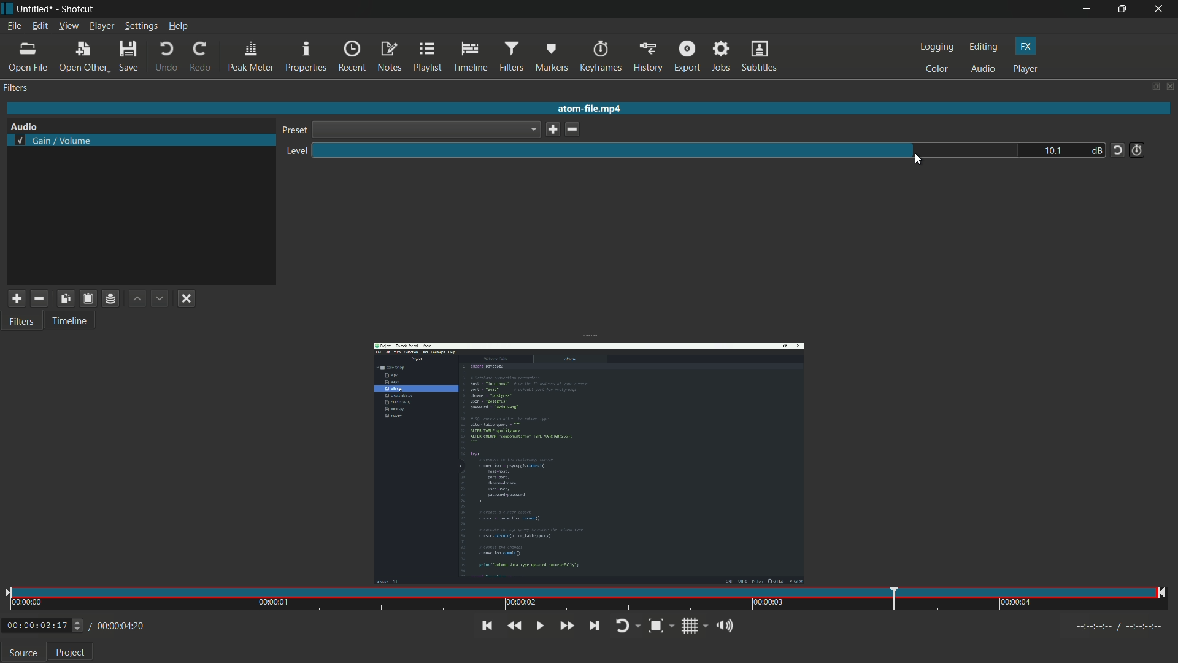  What do you see at coordinates (40, 26) in the screenshot?
I see `edit menu` at bounding box center [40, 26].